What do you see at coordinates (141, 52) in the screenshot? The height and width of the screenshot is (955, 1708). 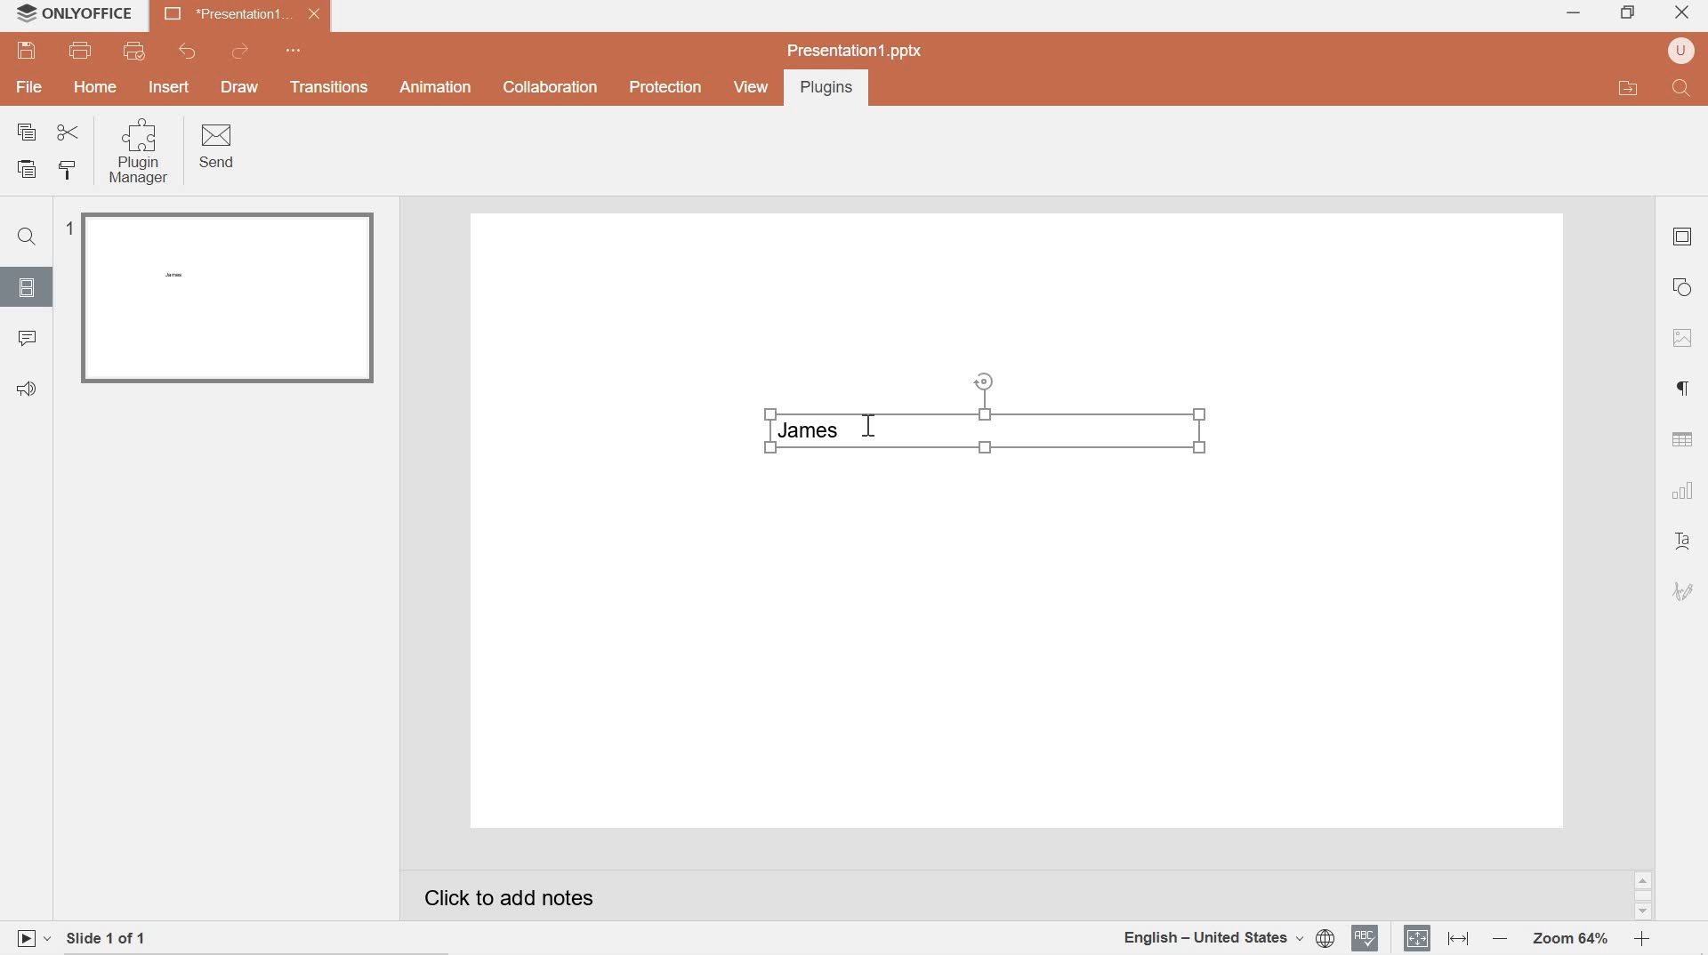 I see `quick print` at bounding box center [141, 52].